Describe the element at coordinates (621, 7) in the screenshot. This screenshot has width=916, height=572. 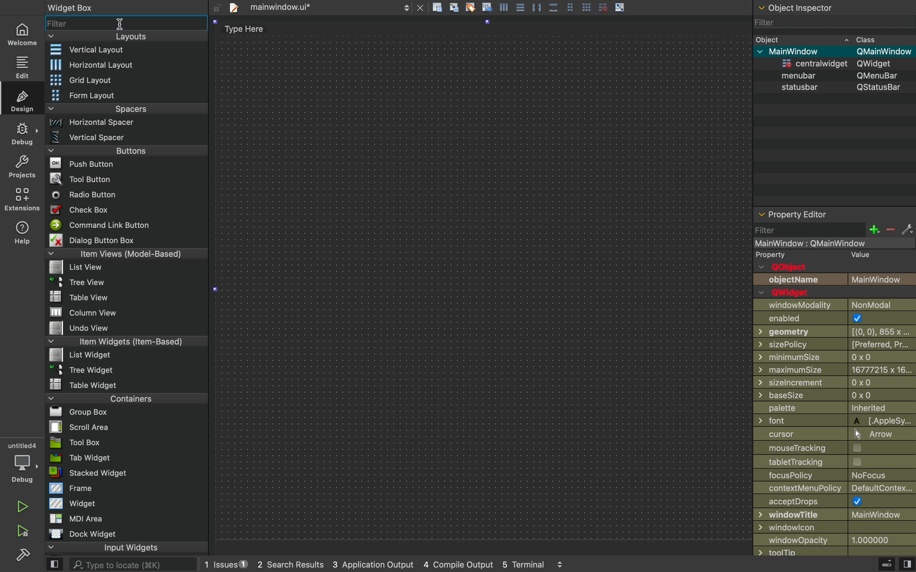
I see `arrow` at that location.